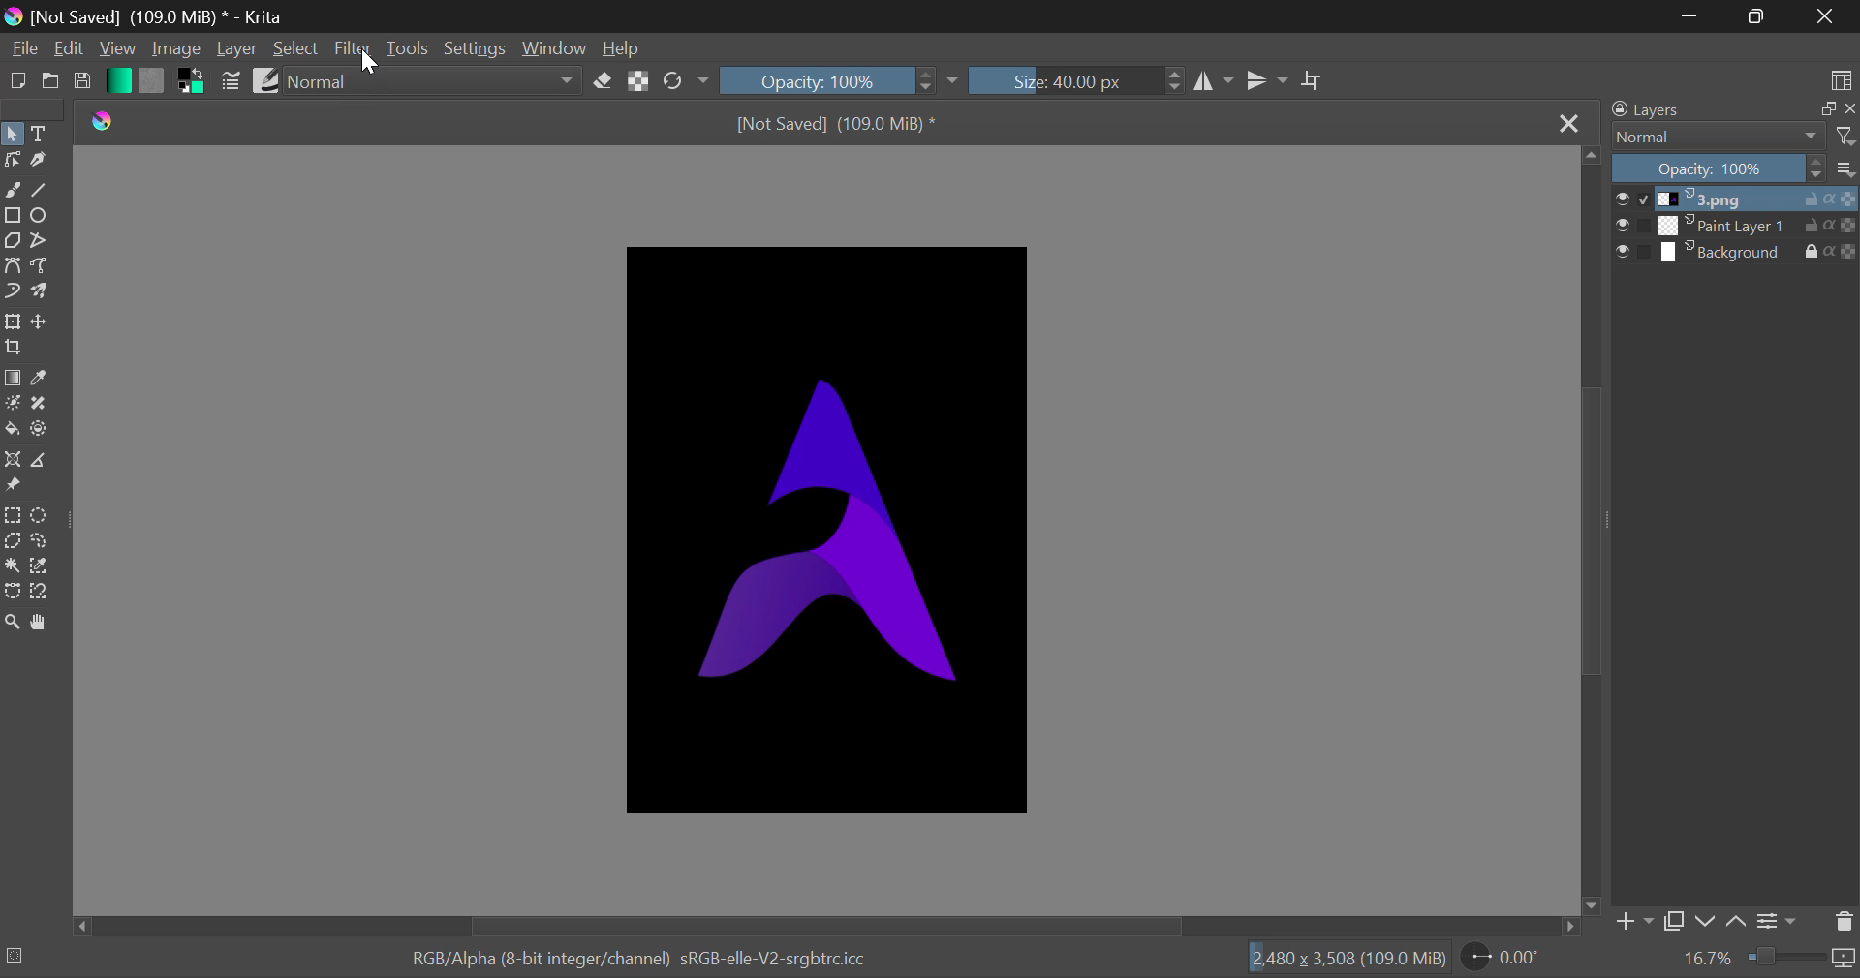 The image size is (1860, 978). I want to click on Colors in Use, so click(188, 83).